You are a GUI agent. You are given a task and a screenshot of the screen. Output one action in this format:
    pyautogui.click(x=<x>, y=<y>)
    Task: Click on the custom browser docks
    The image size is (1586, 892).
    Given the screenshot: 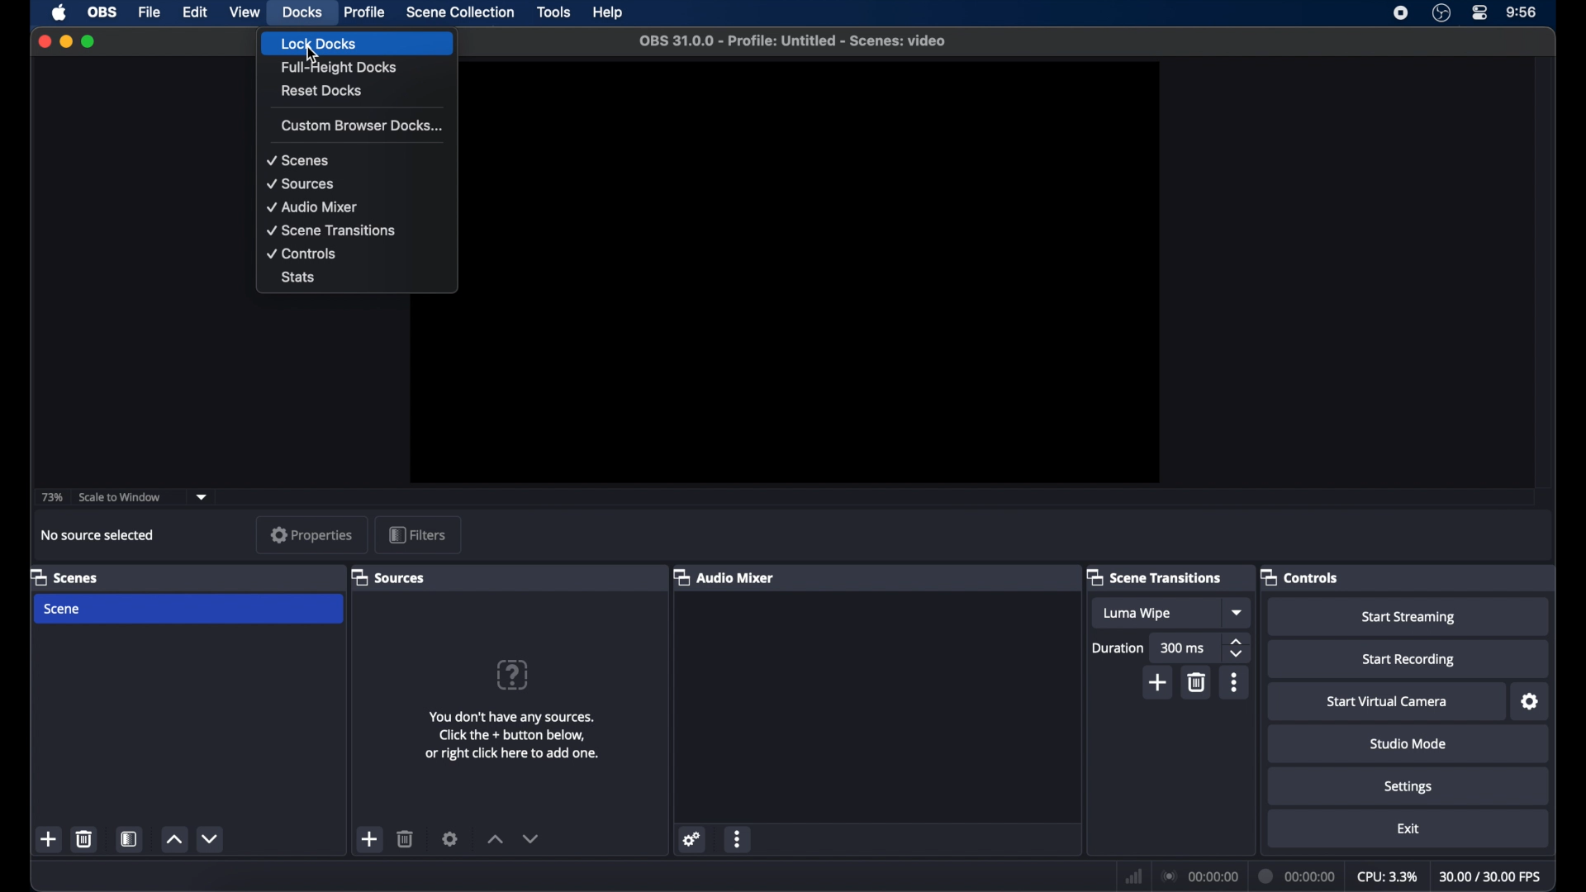 What is the action you would take?
    pyautogui.click(x=363, y=125)
    